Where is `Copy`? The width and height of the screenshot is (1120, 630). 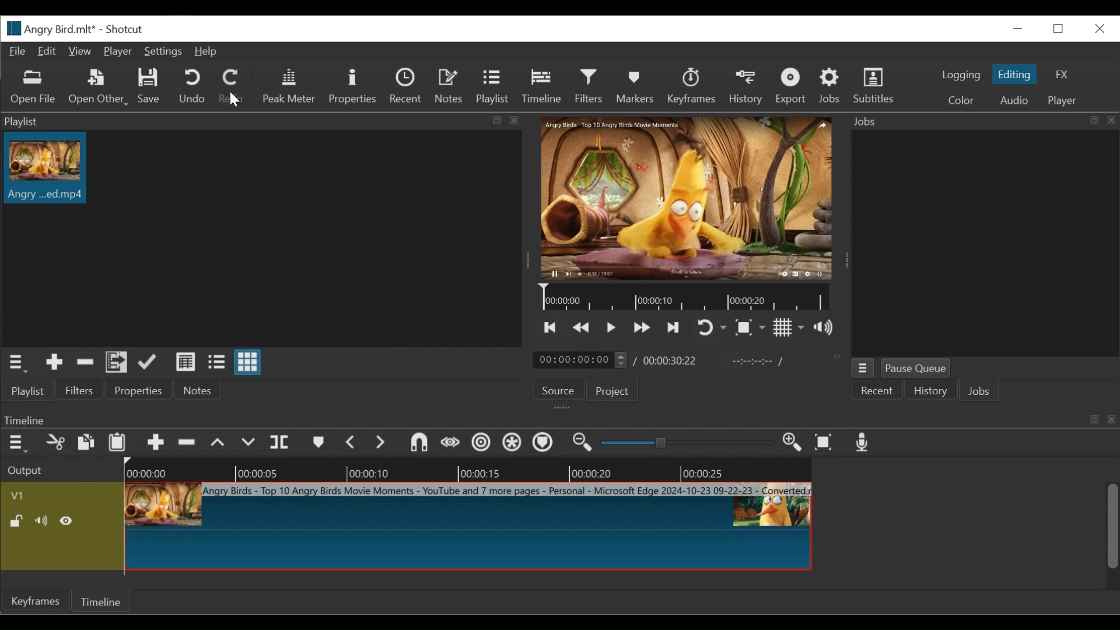
Copy is located at coordinates (86, 443).